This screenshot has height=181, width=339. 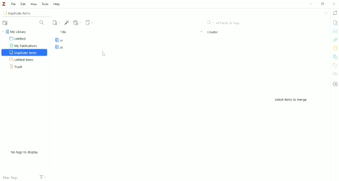 What do you see at coordinates (67, 23) in the screenshot?
I see `Add Item (s) by Identifier` at bounding box center [67, 23].